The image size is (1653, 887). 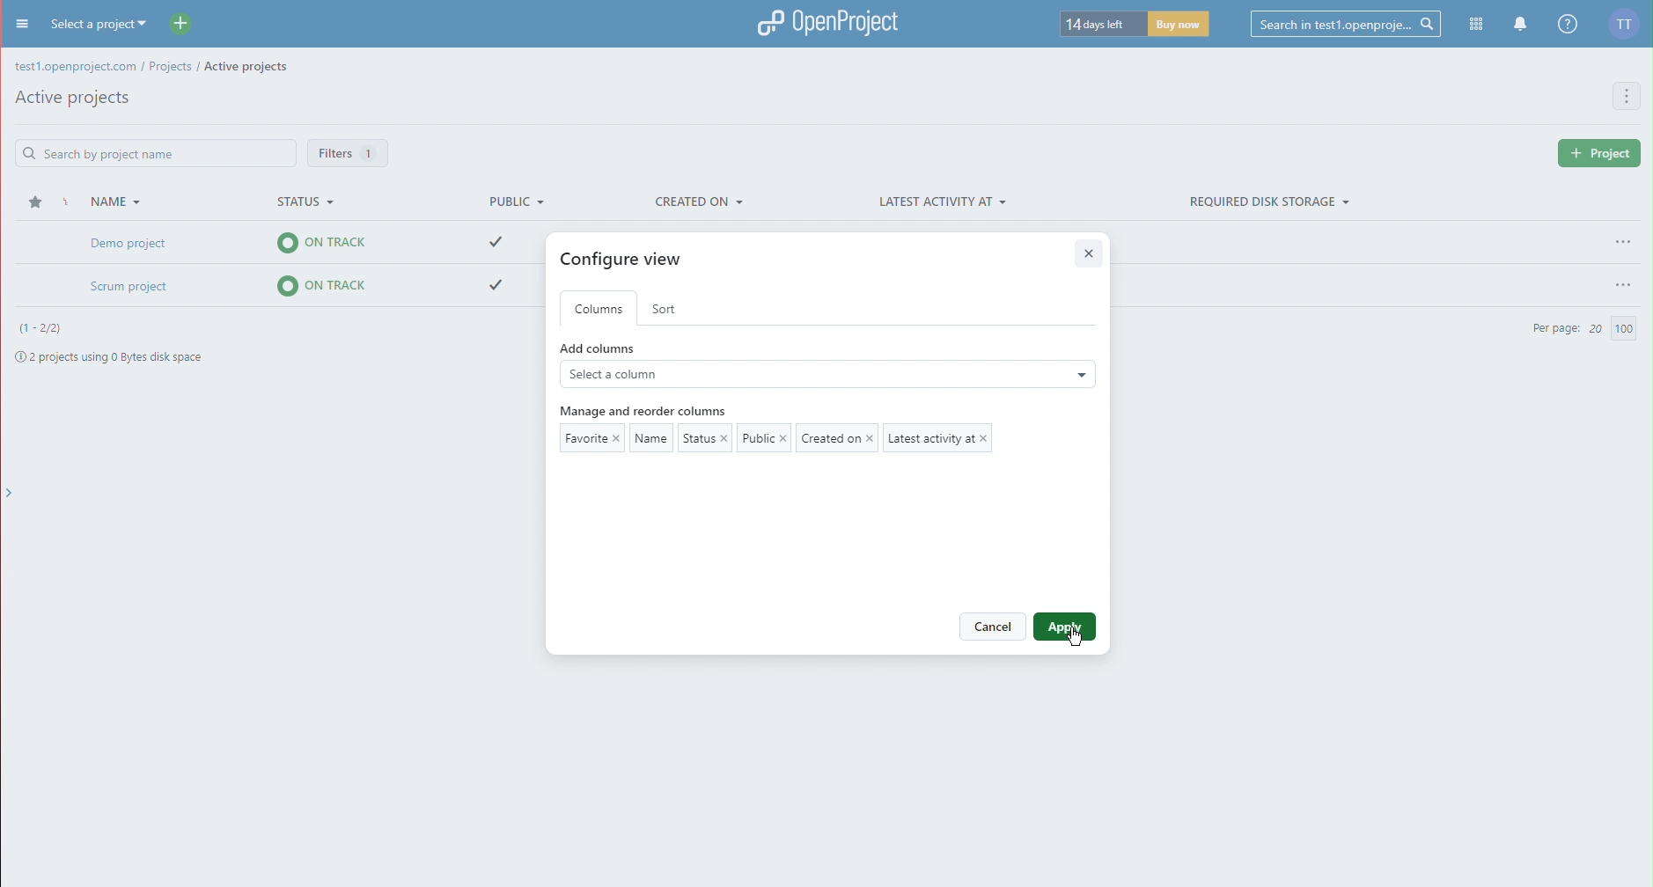 What do you see at coordinates (667, 307) in the screenshot?
I see `Sort` at bounding box center [667, 307].